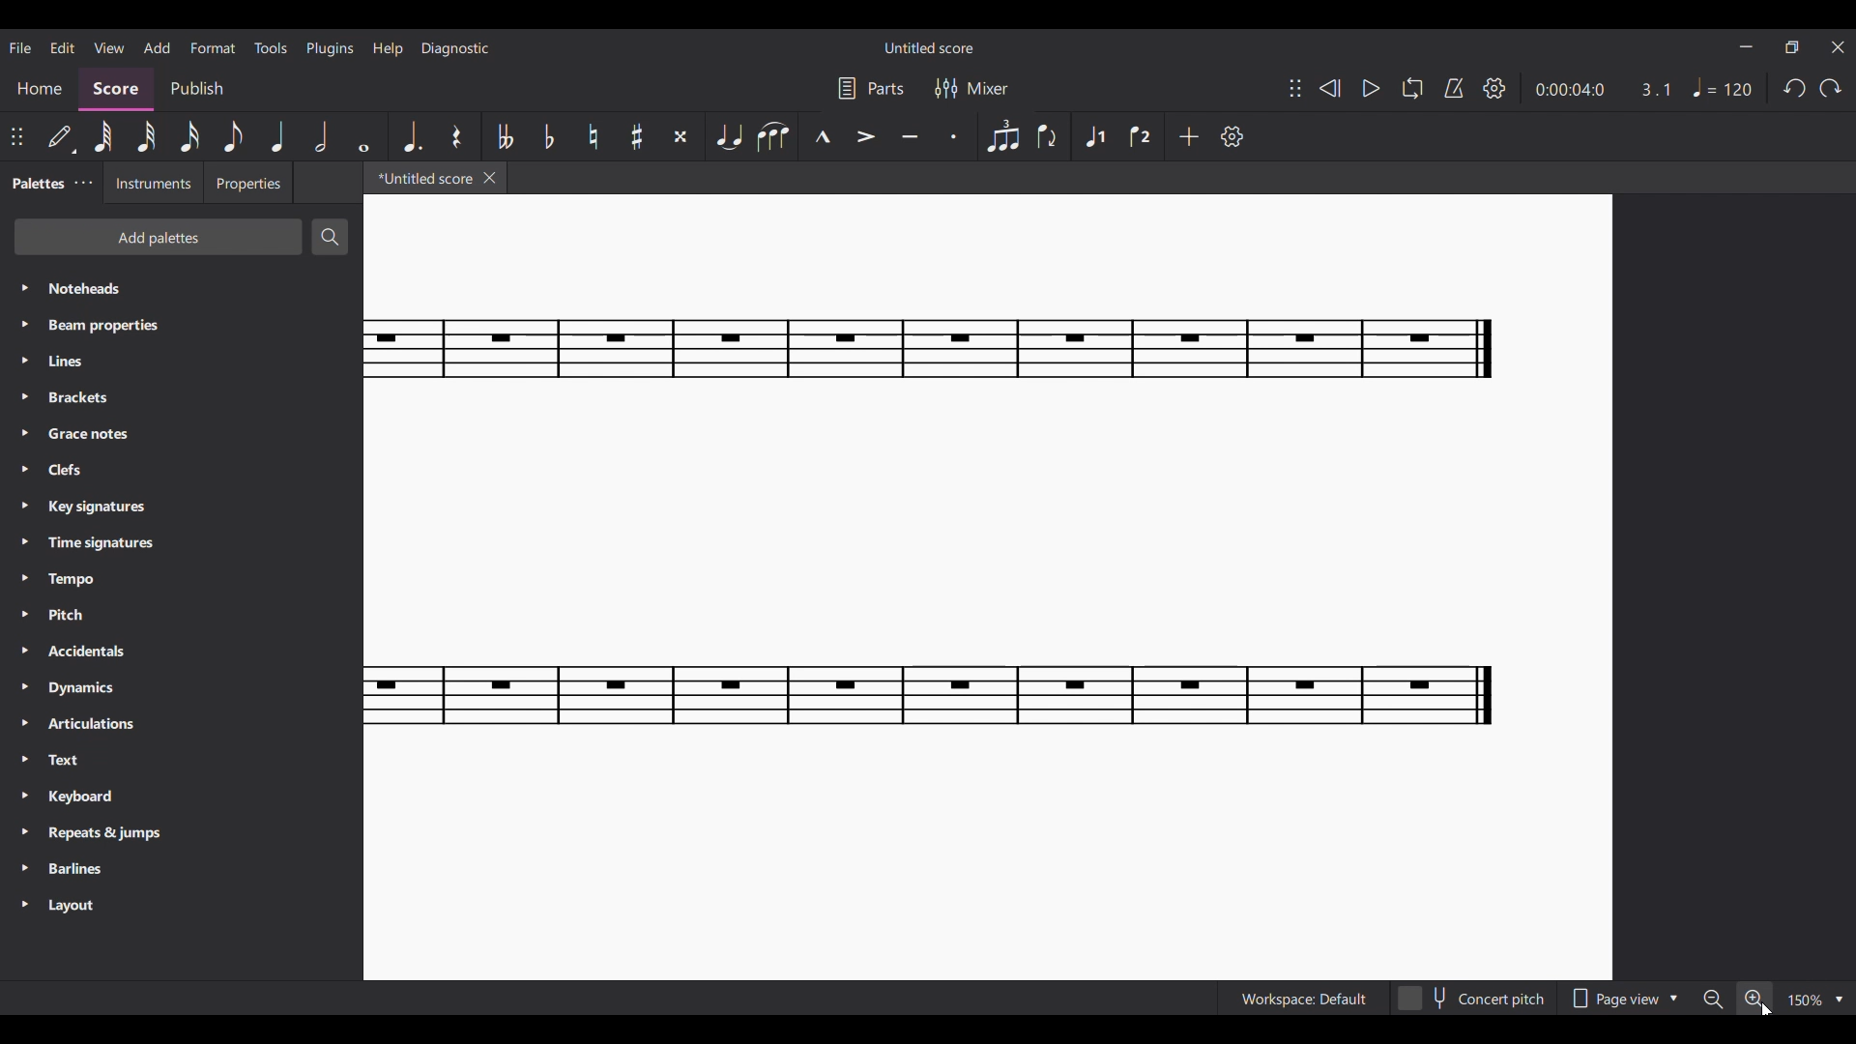  Describe the element at coordinates (110, 47) in the screenshot. I see `View menu` at that location.